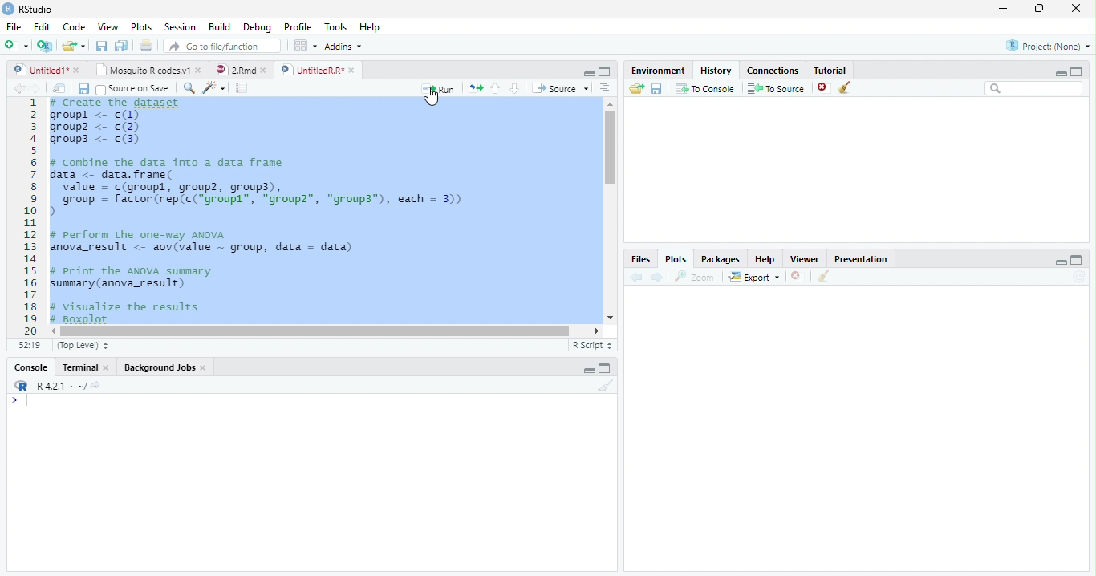  What do you see at coordinates (606, 370) in the screenshot?
I see `Maximize` at bounding box center [606, 370].